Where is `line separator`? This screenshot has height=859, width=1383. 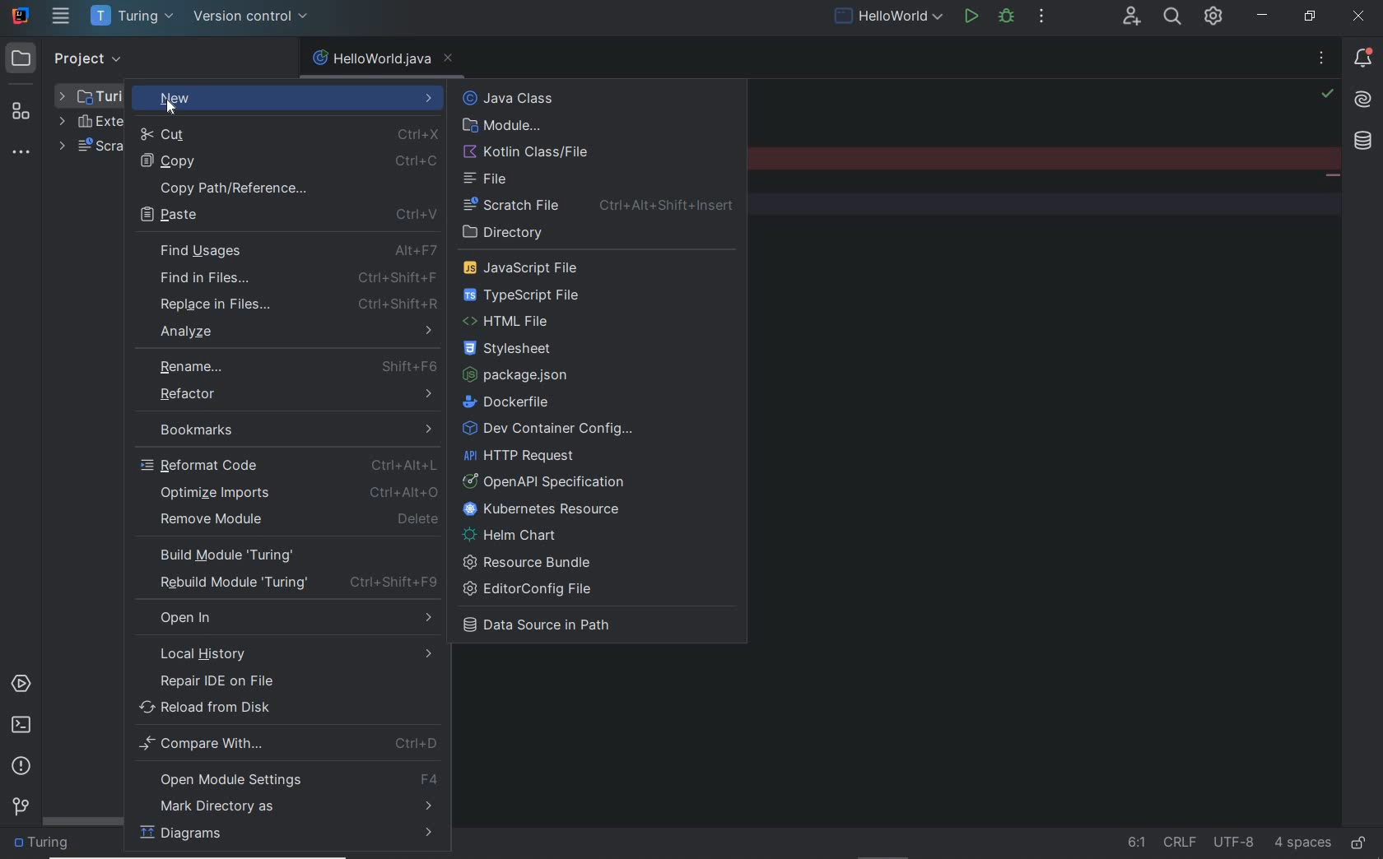
line separator is located at coordinates (1181, 842).